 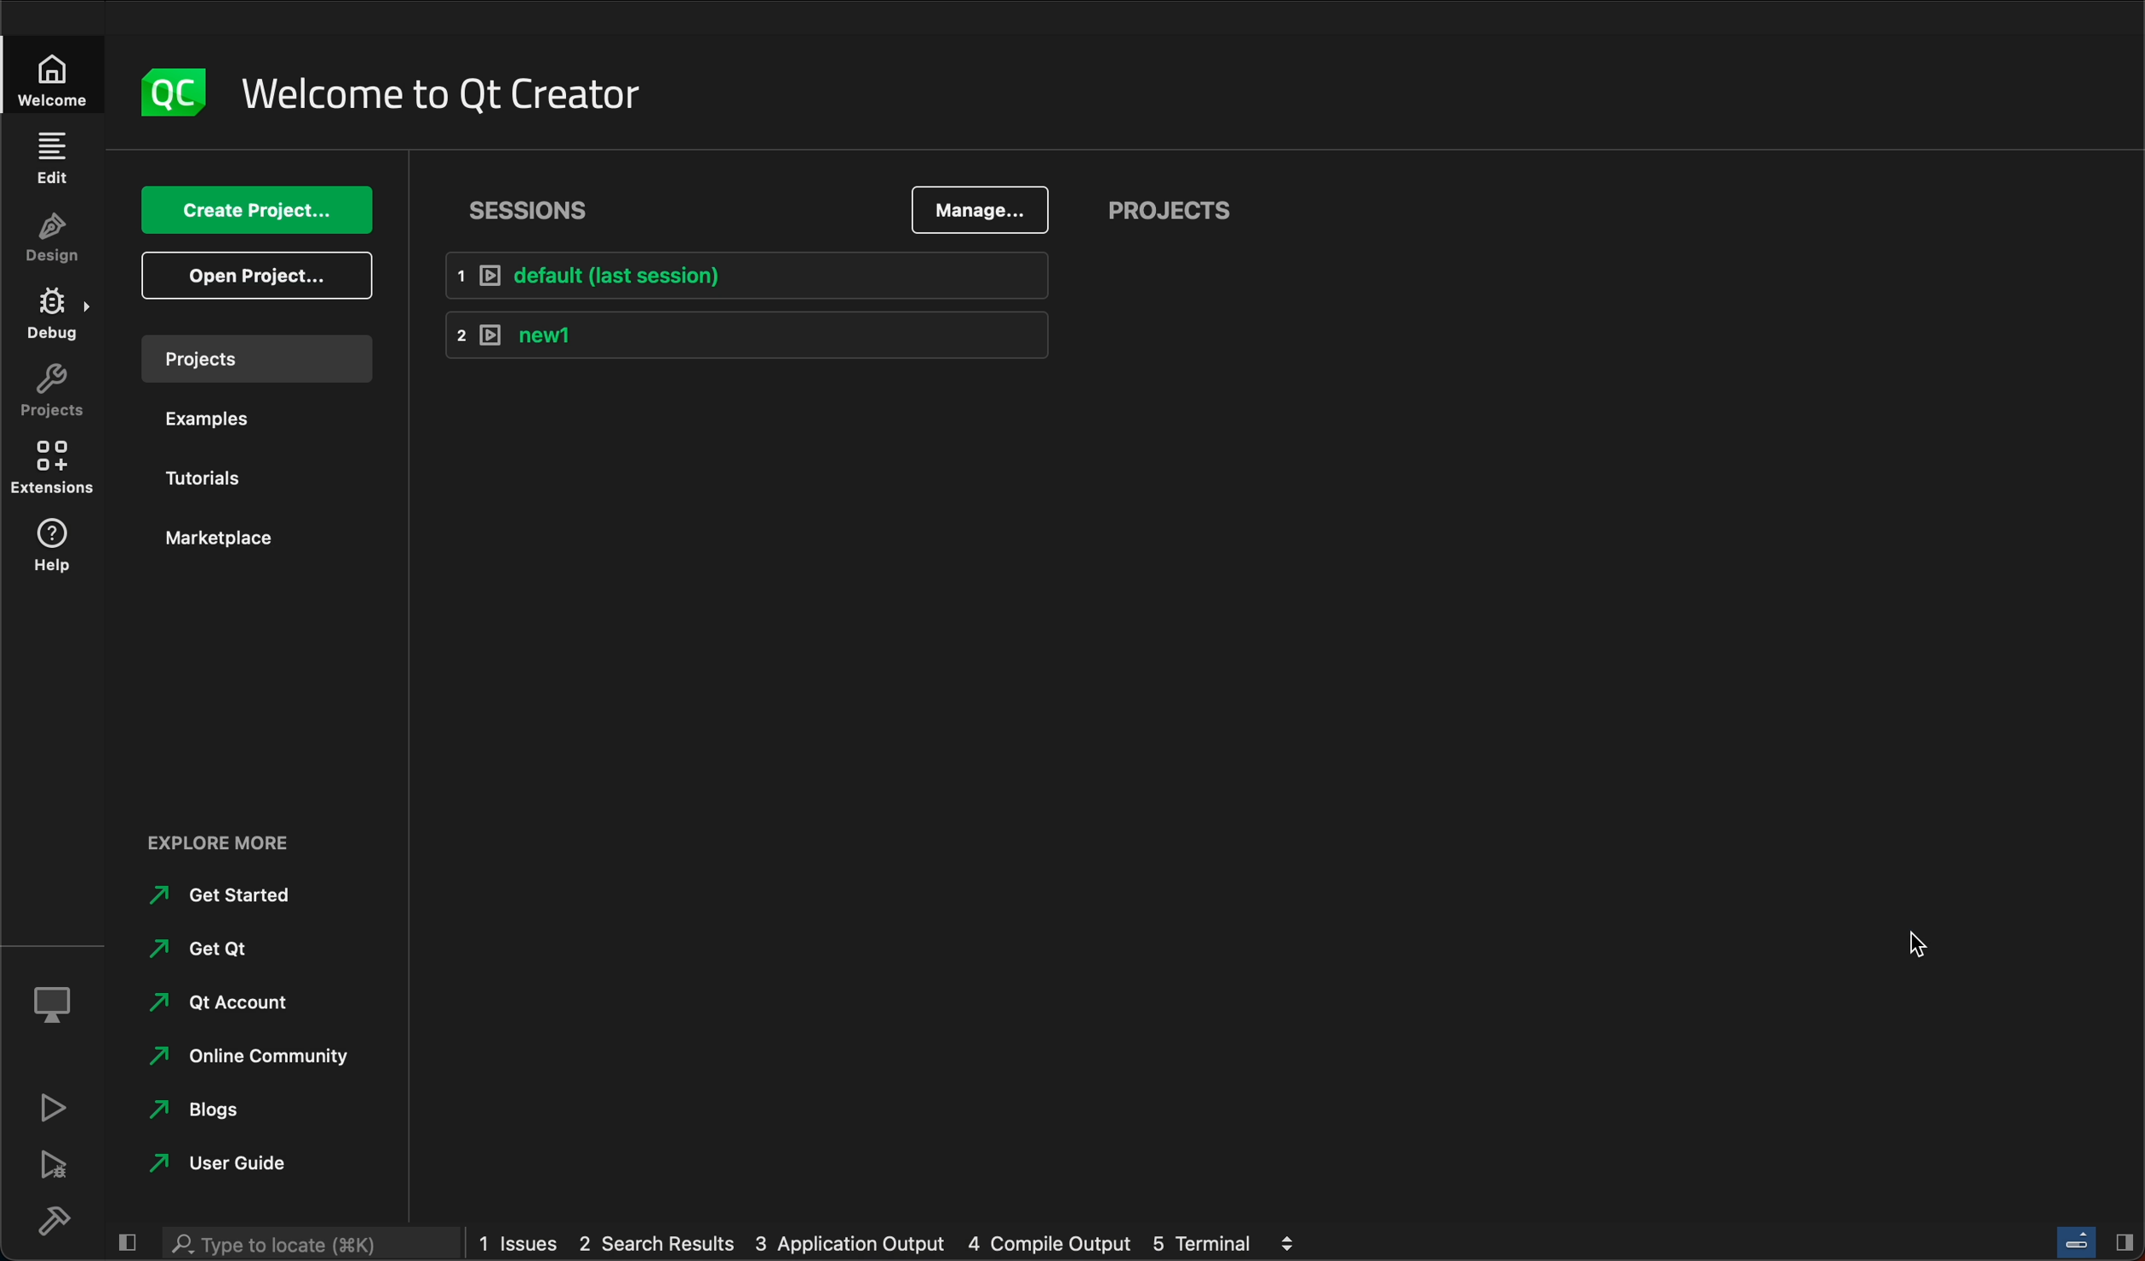 I want to click on examples, so click(x=237, y=421).